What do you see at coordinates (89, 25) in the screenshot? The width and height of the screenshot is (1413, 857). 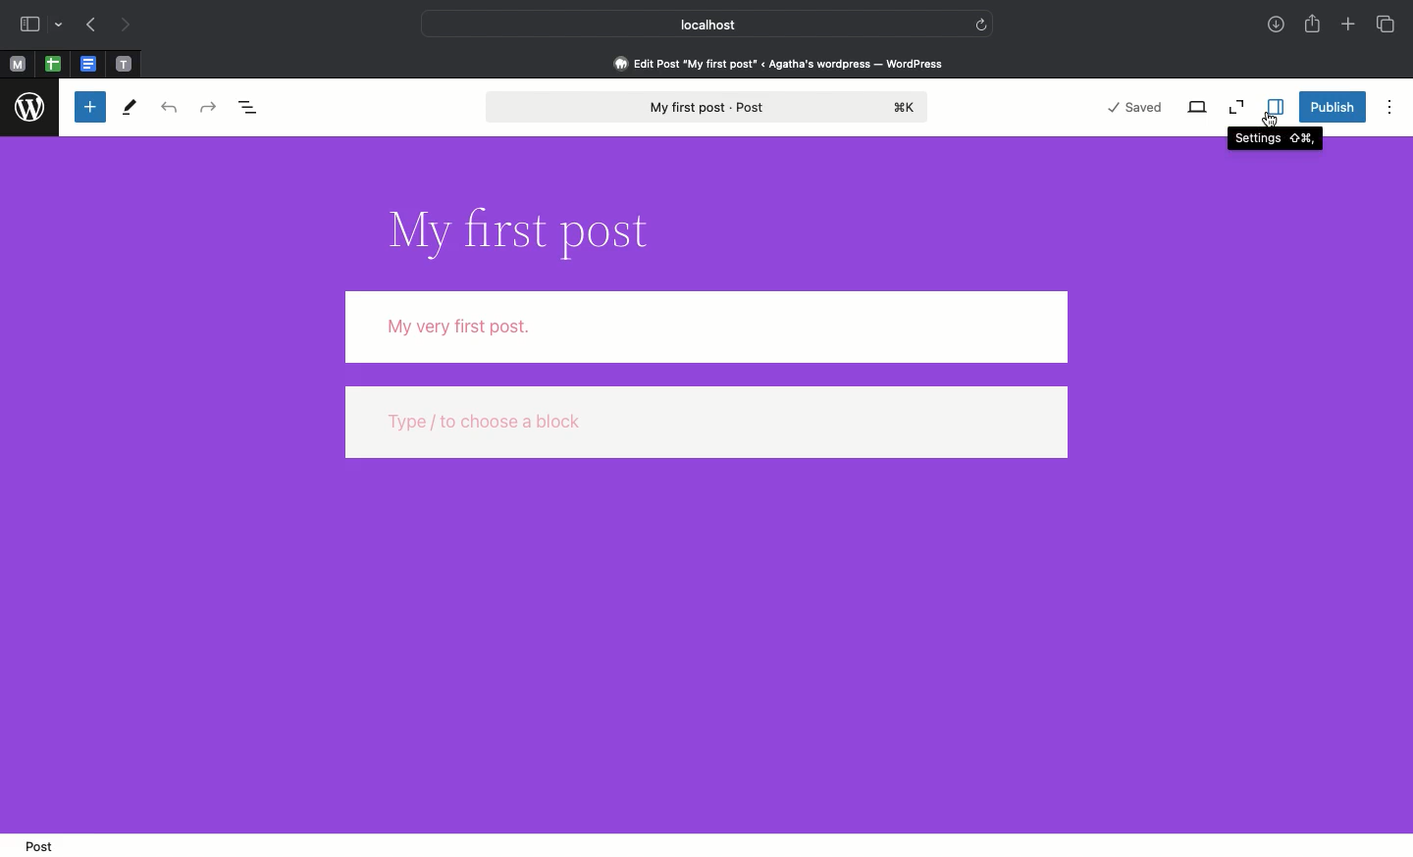 I see `Previous page` at bounding box center [89, 25].